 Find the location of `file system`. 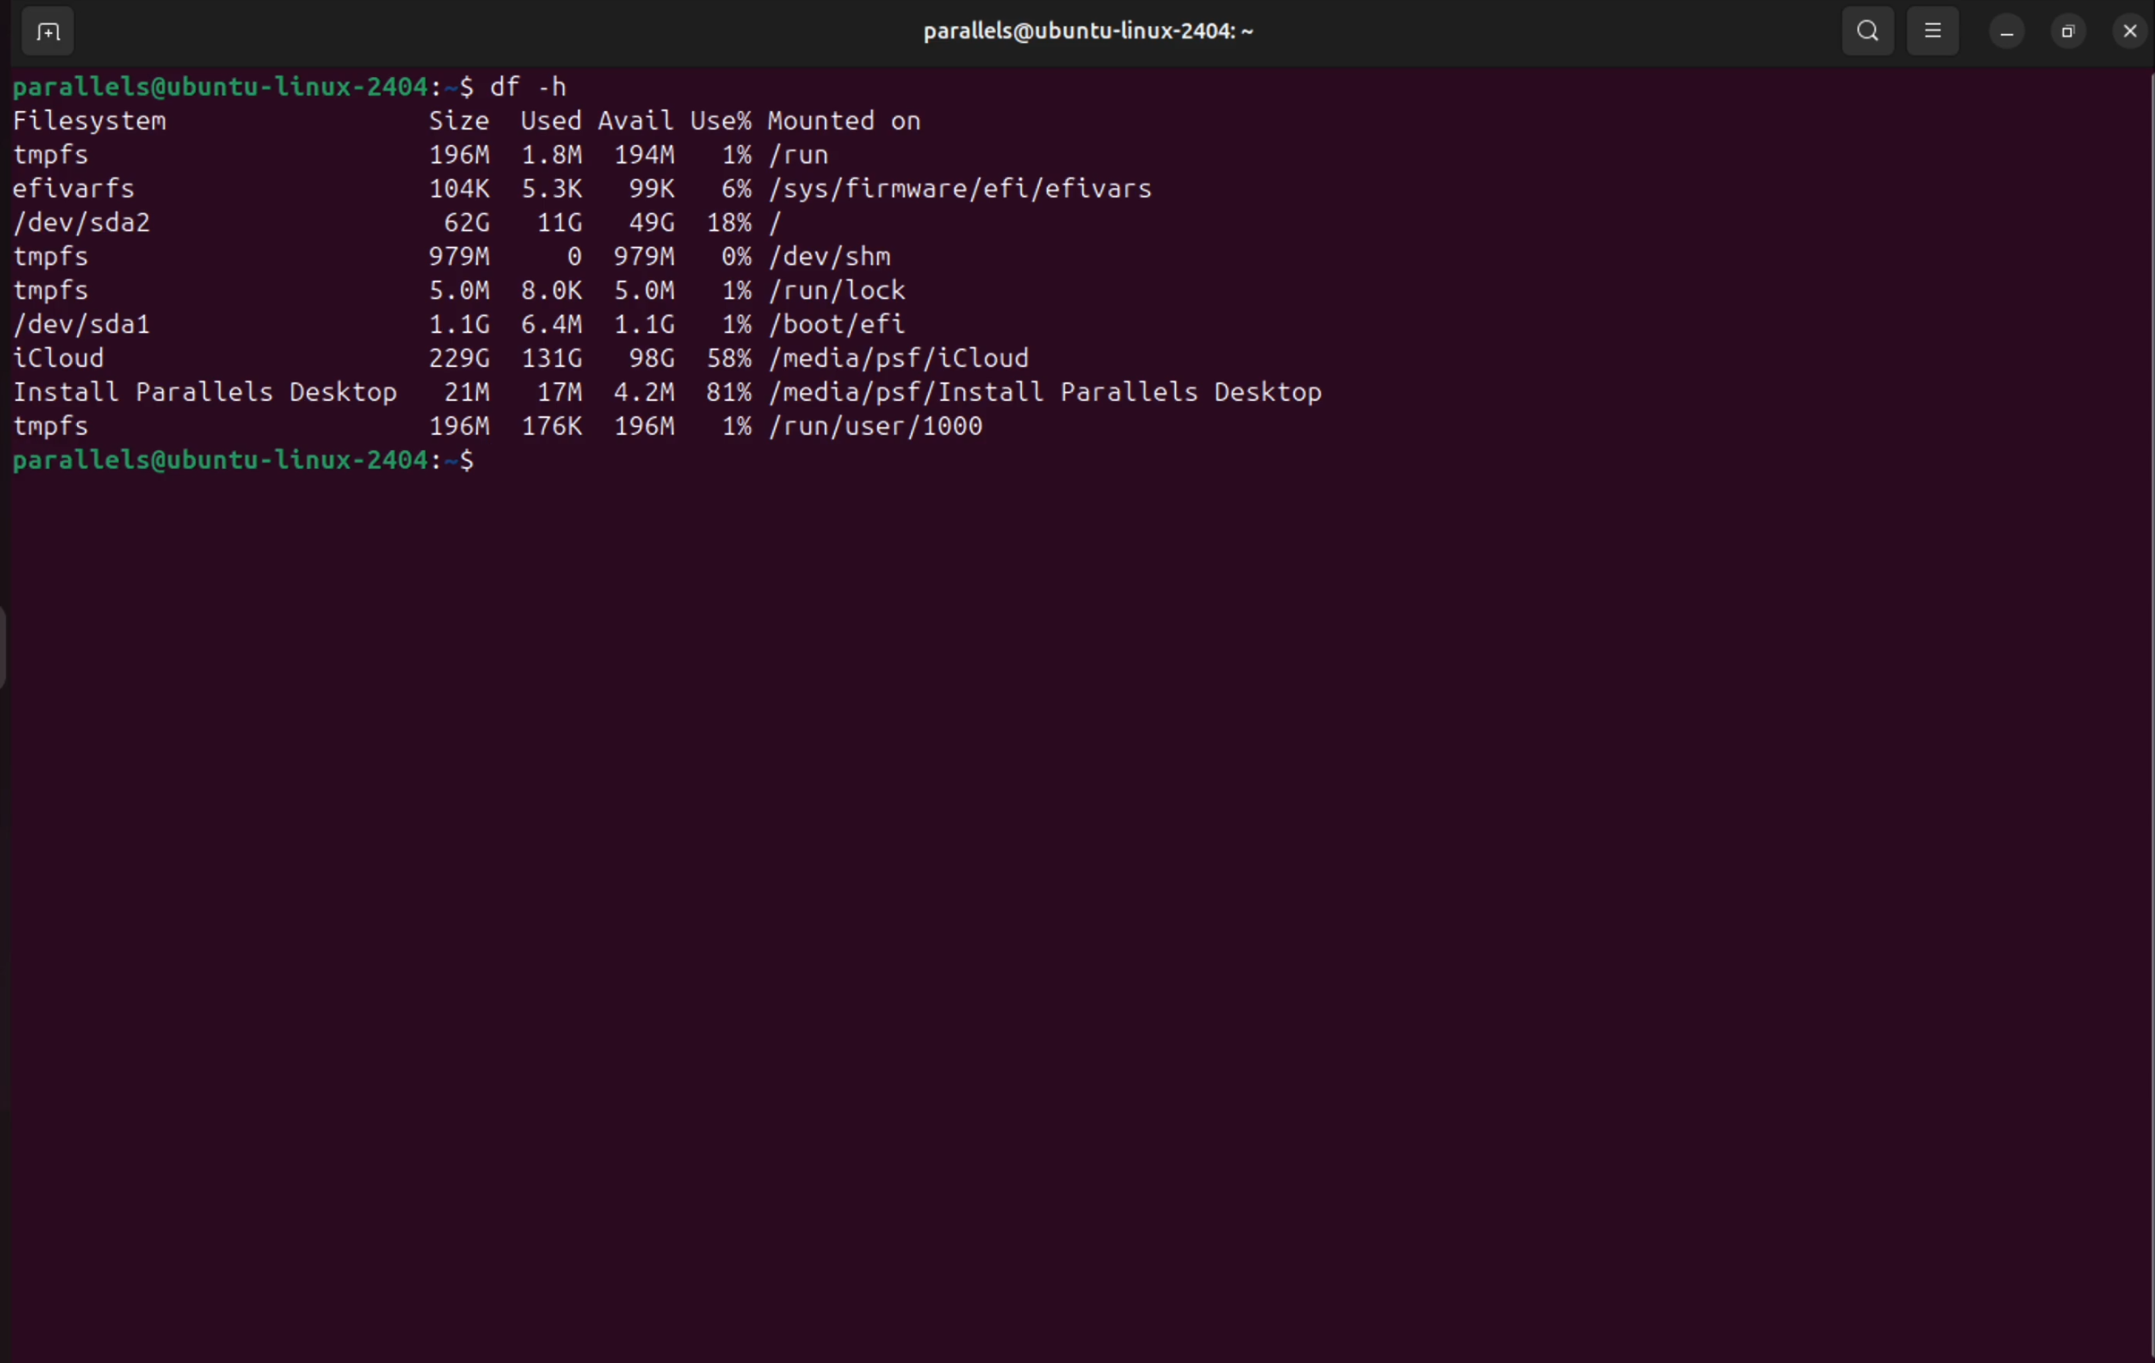

file system is located at coordinates (106, 123).